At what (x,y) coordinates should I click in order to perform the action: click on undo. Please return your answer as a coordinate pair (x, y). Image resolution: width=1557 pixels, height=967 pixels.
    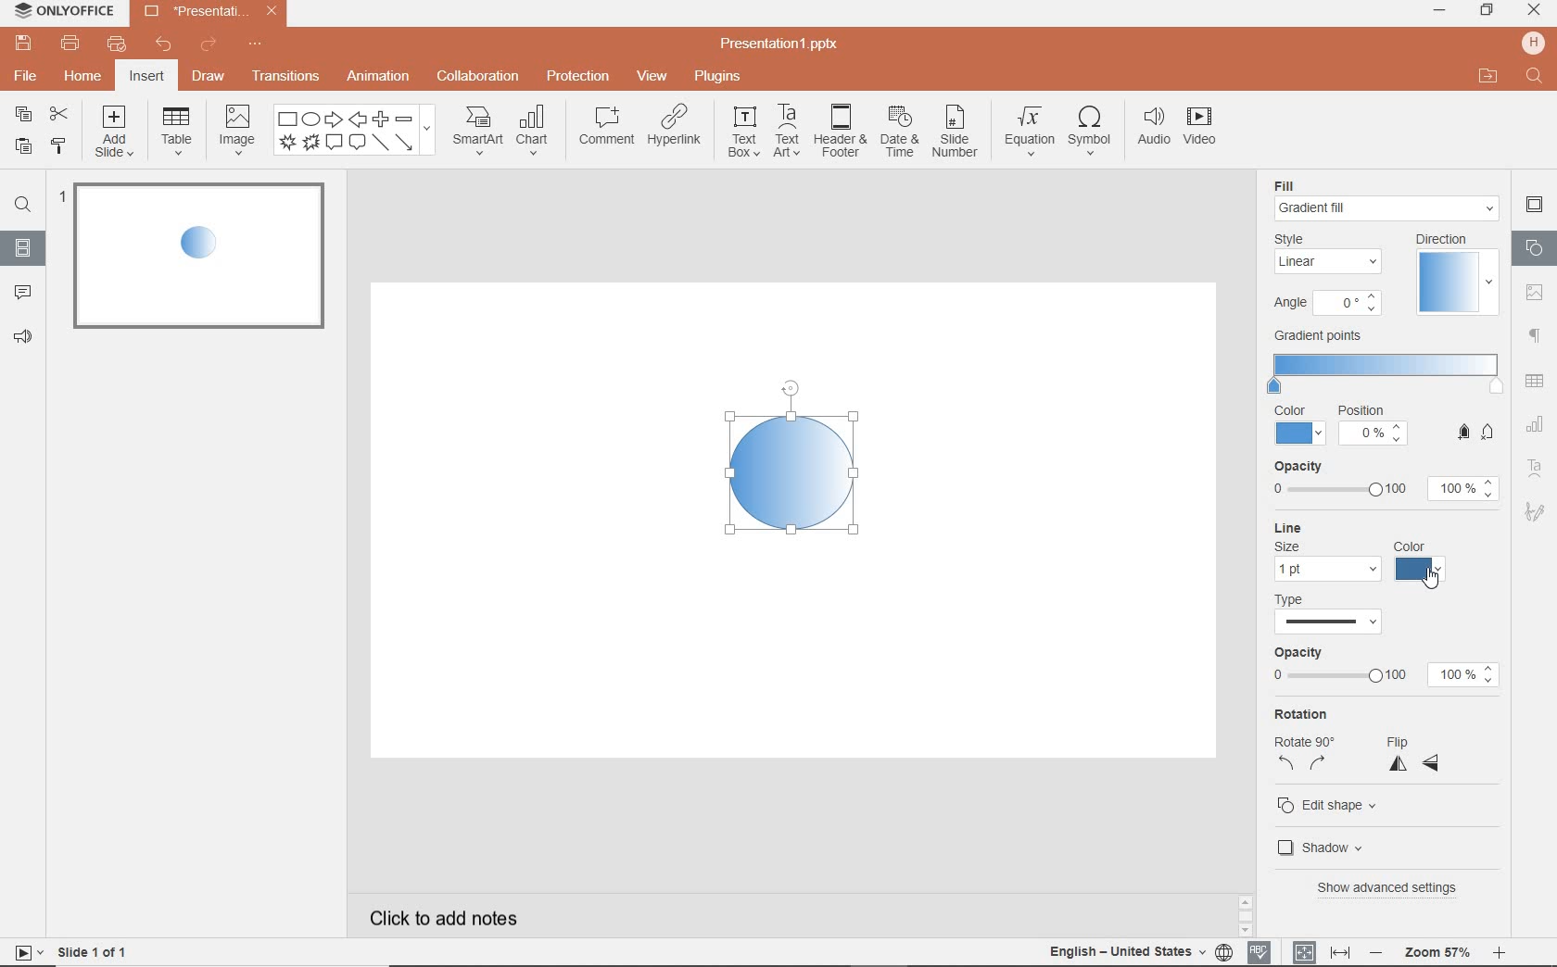
    Looking at the image, I should click on (166, 45).